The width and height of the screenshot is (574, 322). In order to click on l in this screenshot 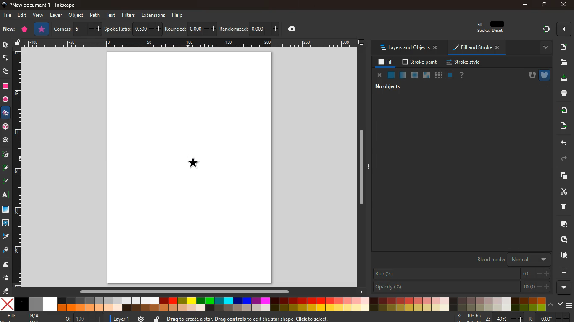, I will do `click(461, 150)`.